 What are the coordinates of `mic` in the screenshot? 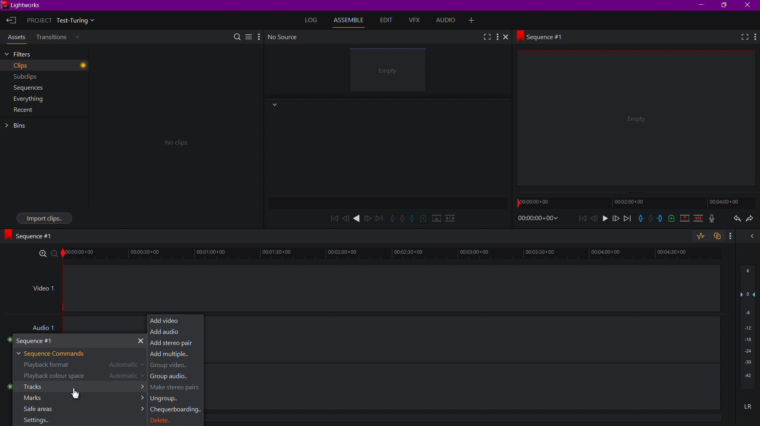 It's located at (714, 219).